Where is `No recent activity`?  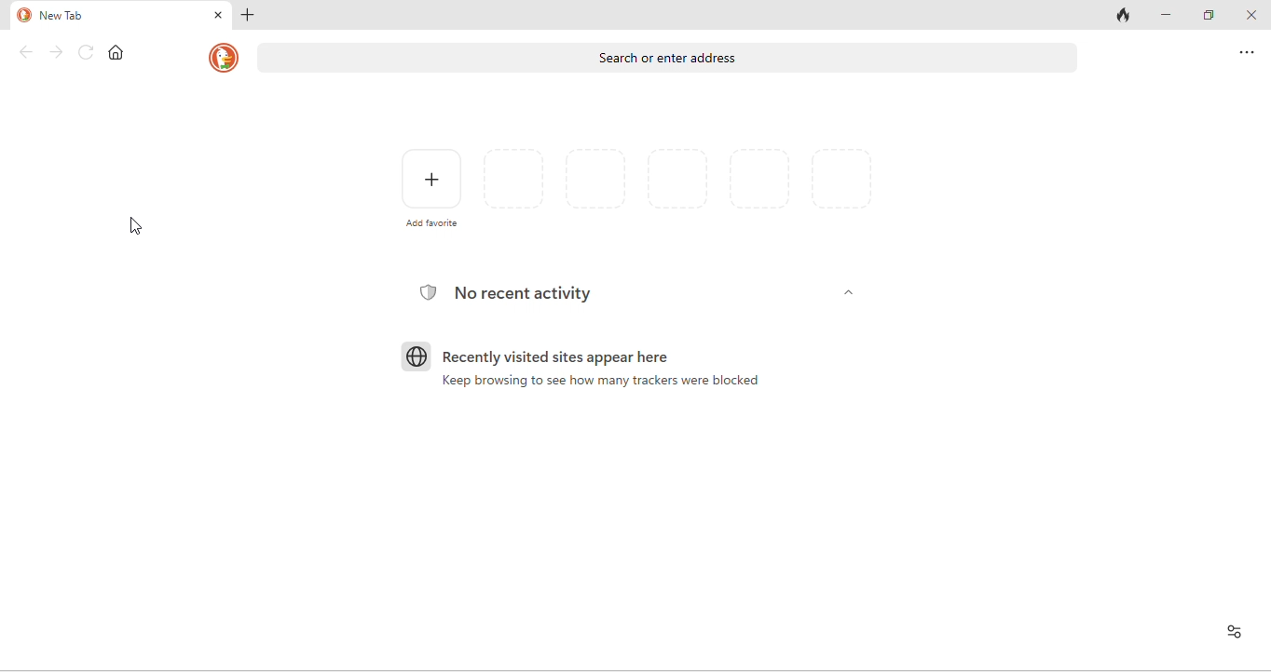
No recent activity is located at coordinates (526, 292).